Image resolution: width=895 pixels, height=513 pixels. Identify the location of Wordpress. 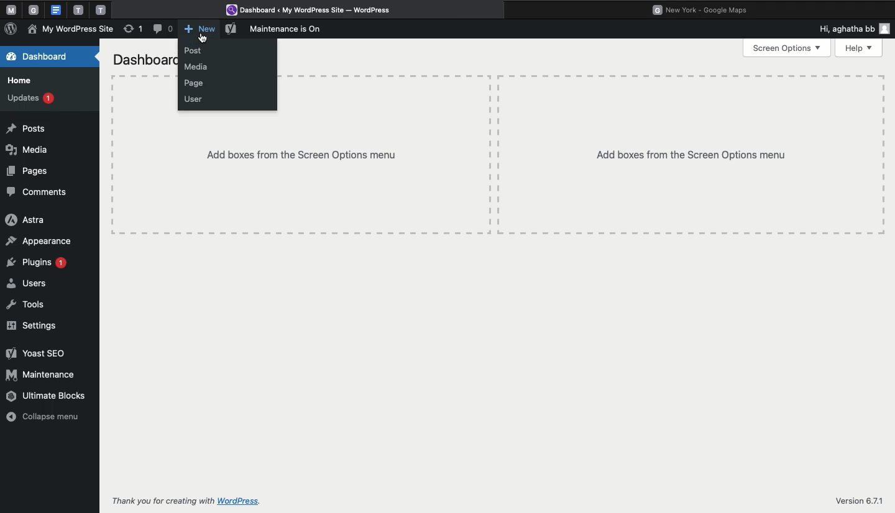
(313, 11).